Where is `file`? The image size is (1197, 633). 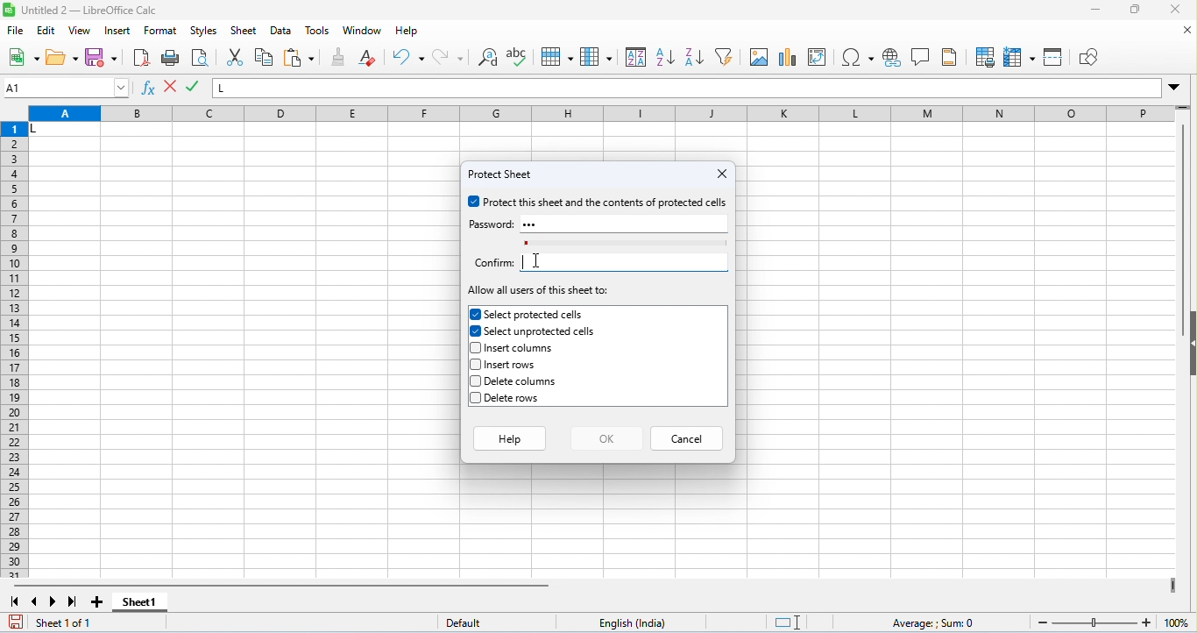
file is located at coordinates (17, 32).